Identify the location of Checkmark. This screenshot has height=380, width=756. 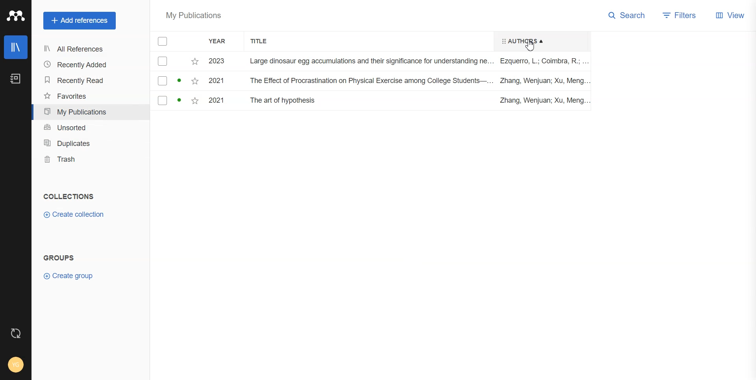
(162, 100).